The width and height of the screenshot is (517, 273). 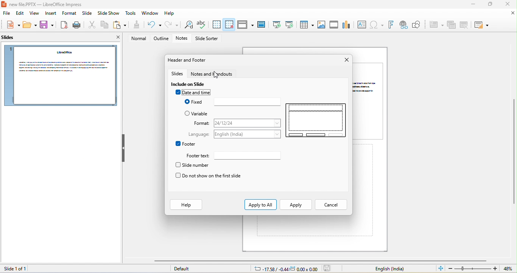 What do you see at coordinates (137, 39) in the screenshot?
I see `normal` at bounding box center [137, 39].